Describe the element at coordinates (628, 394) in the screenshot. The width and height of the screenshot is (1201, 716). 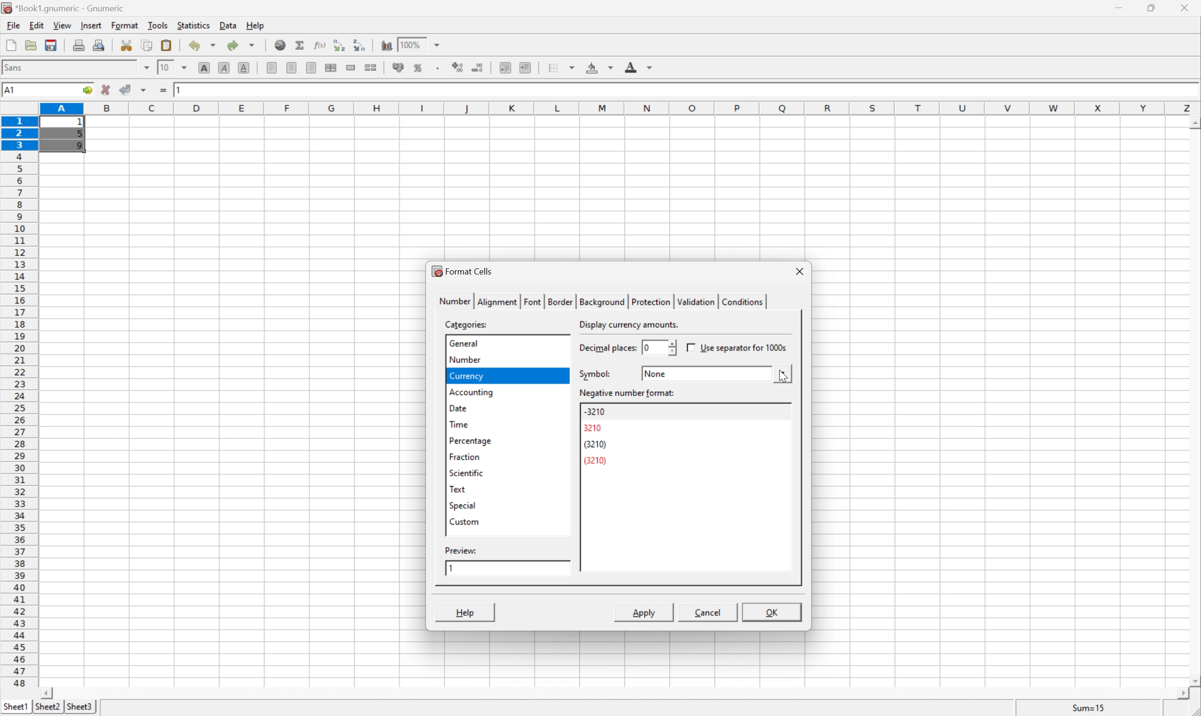
I see `negative number format` at that location.